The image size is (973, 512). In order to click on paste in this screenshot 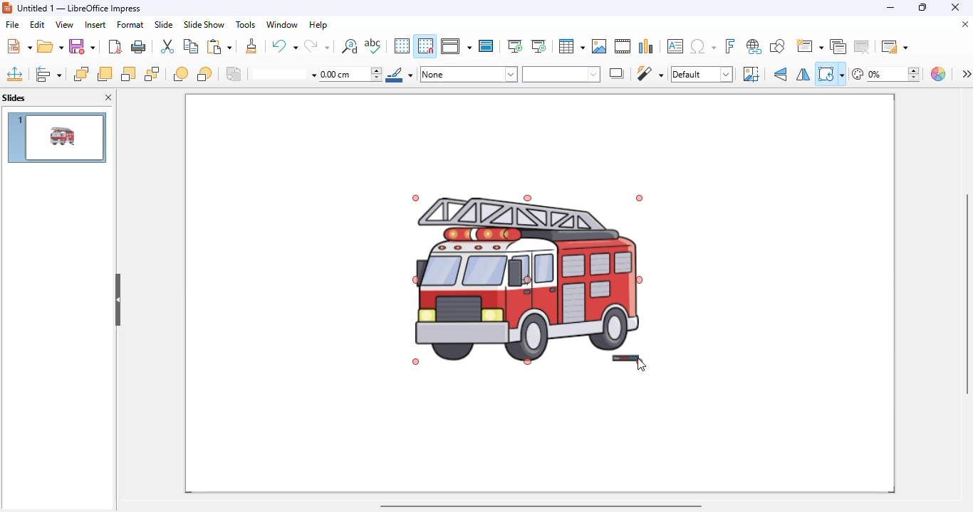, I will do `click(219, 46)`.